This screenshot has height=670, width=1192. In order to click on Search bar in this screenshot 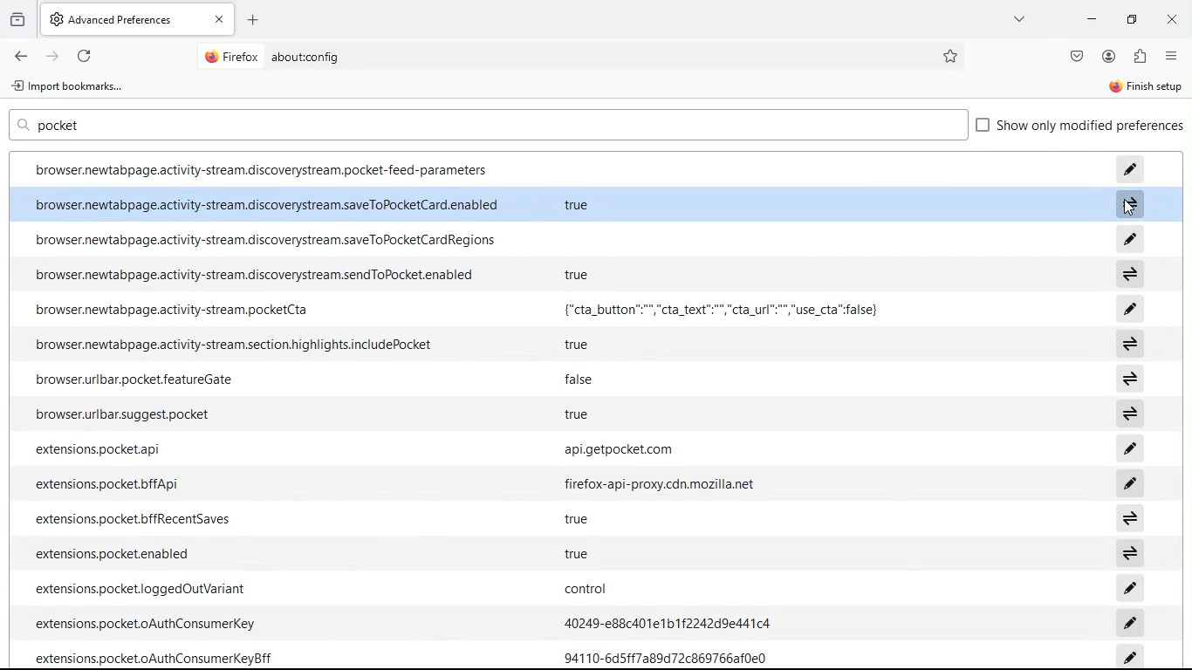, I will do `click(574, 57)`.